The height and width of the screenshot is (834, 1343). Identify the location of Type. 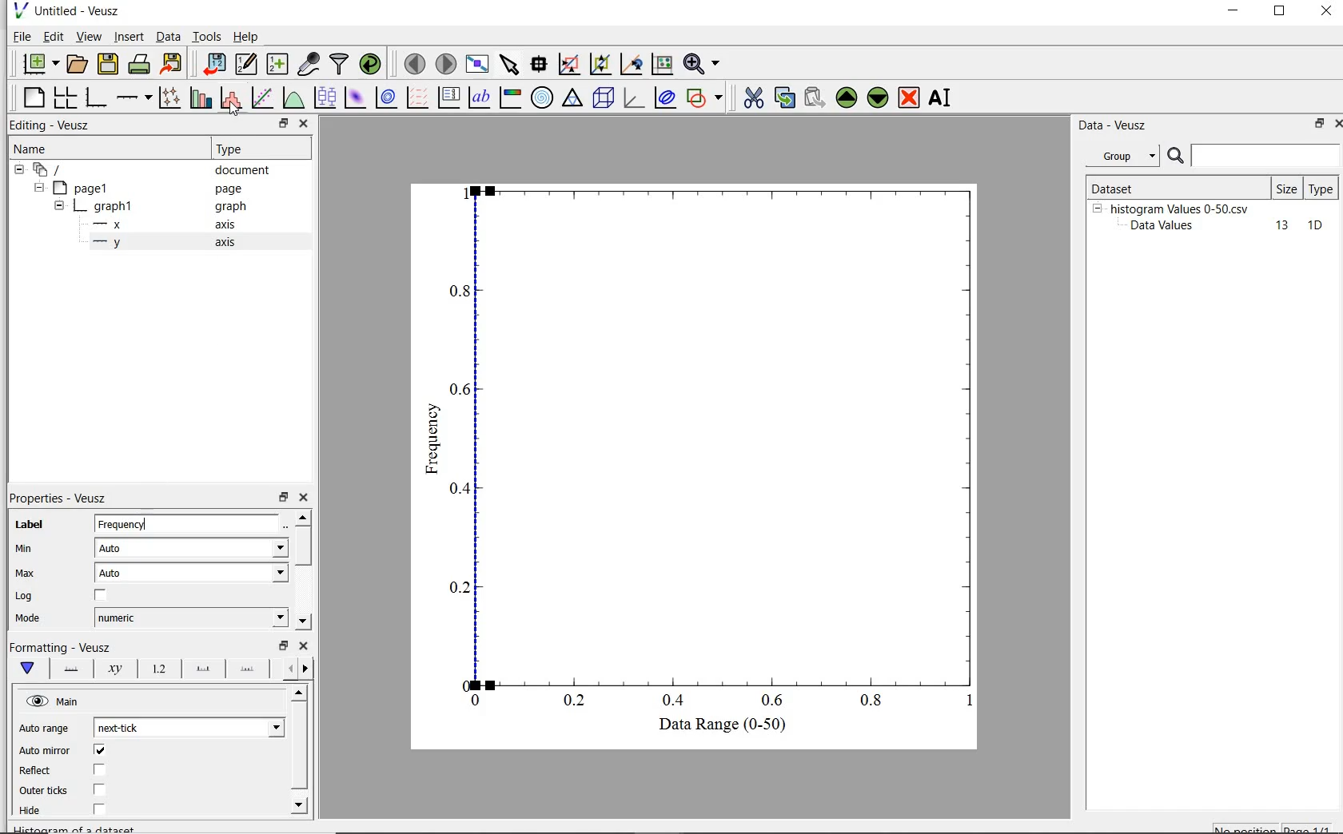
(257, 149).